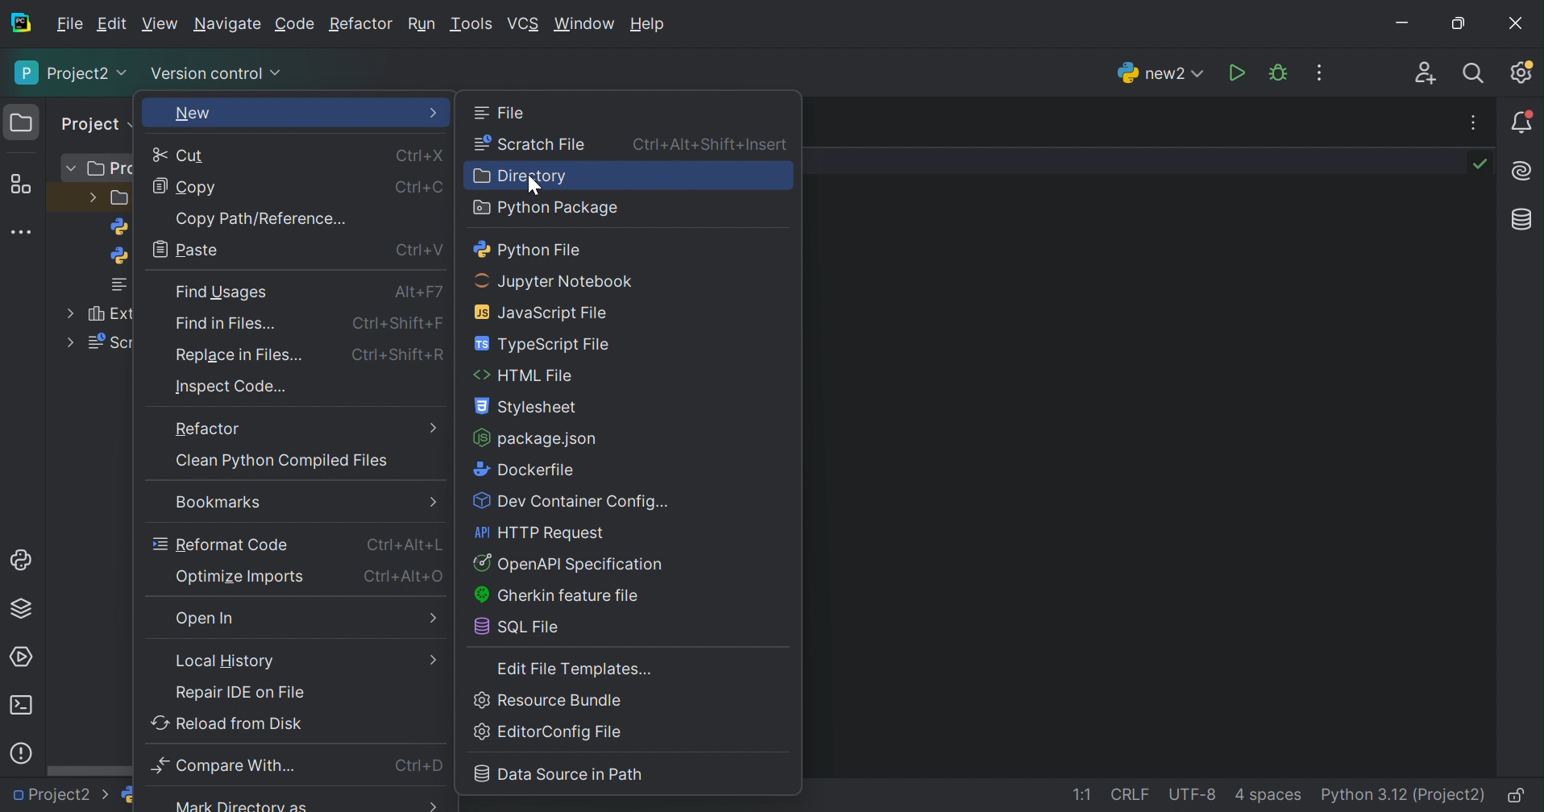  I want to click on More, so click(430, 502).